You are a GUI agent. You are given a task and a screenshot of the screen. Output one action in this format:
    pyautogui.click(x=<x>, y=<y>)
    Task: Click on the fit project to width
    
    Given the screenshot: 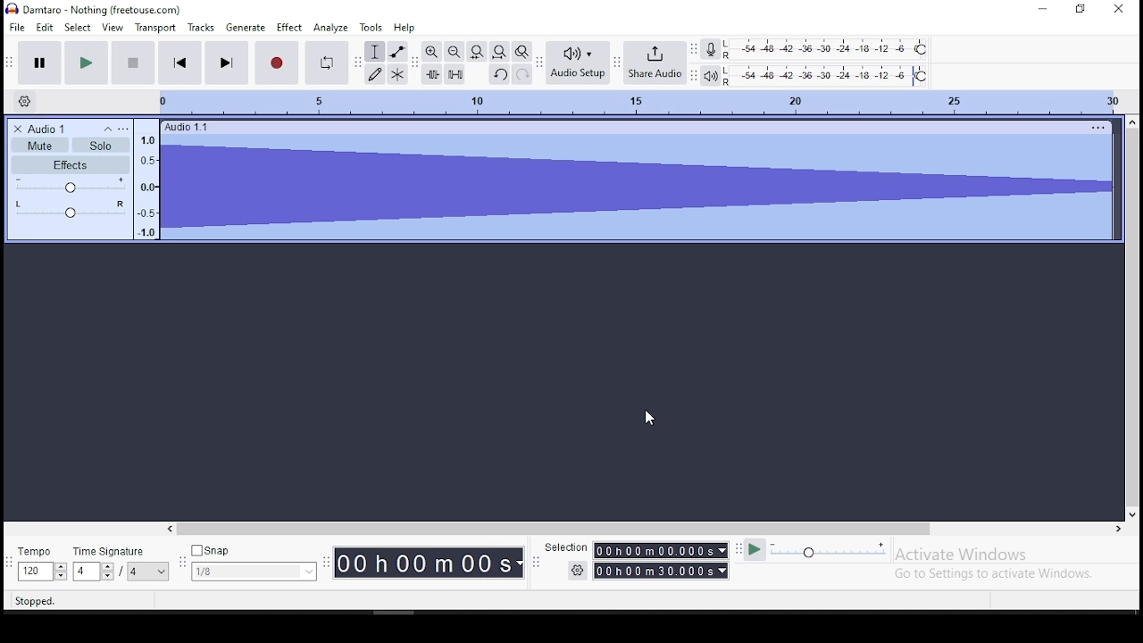 What is the action you would take?
    pyautogui.click(x=477, y=51)
    